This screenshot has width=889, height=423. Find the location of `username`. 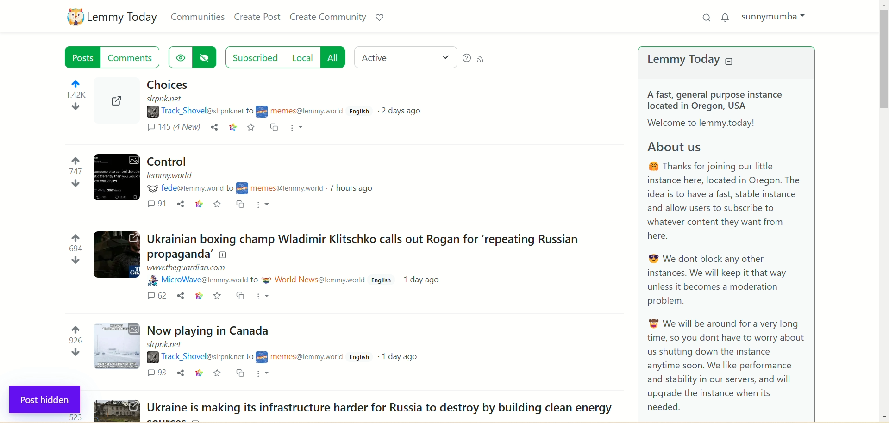

username is located at coordinates (197, 356).